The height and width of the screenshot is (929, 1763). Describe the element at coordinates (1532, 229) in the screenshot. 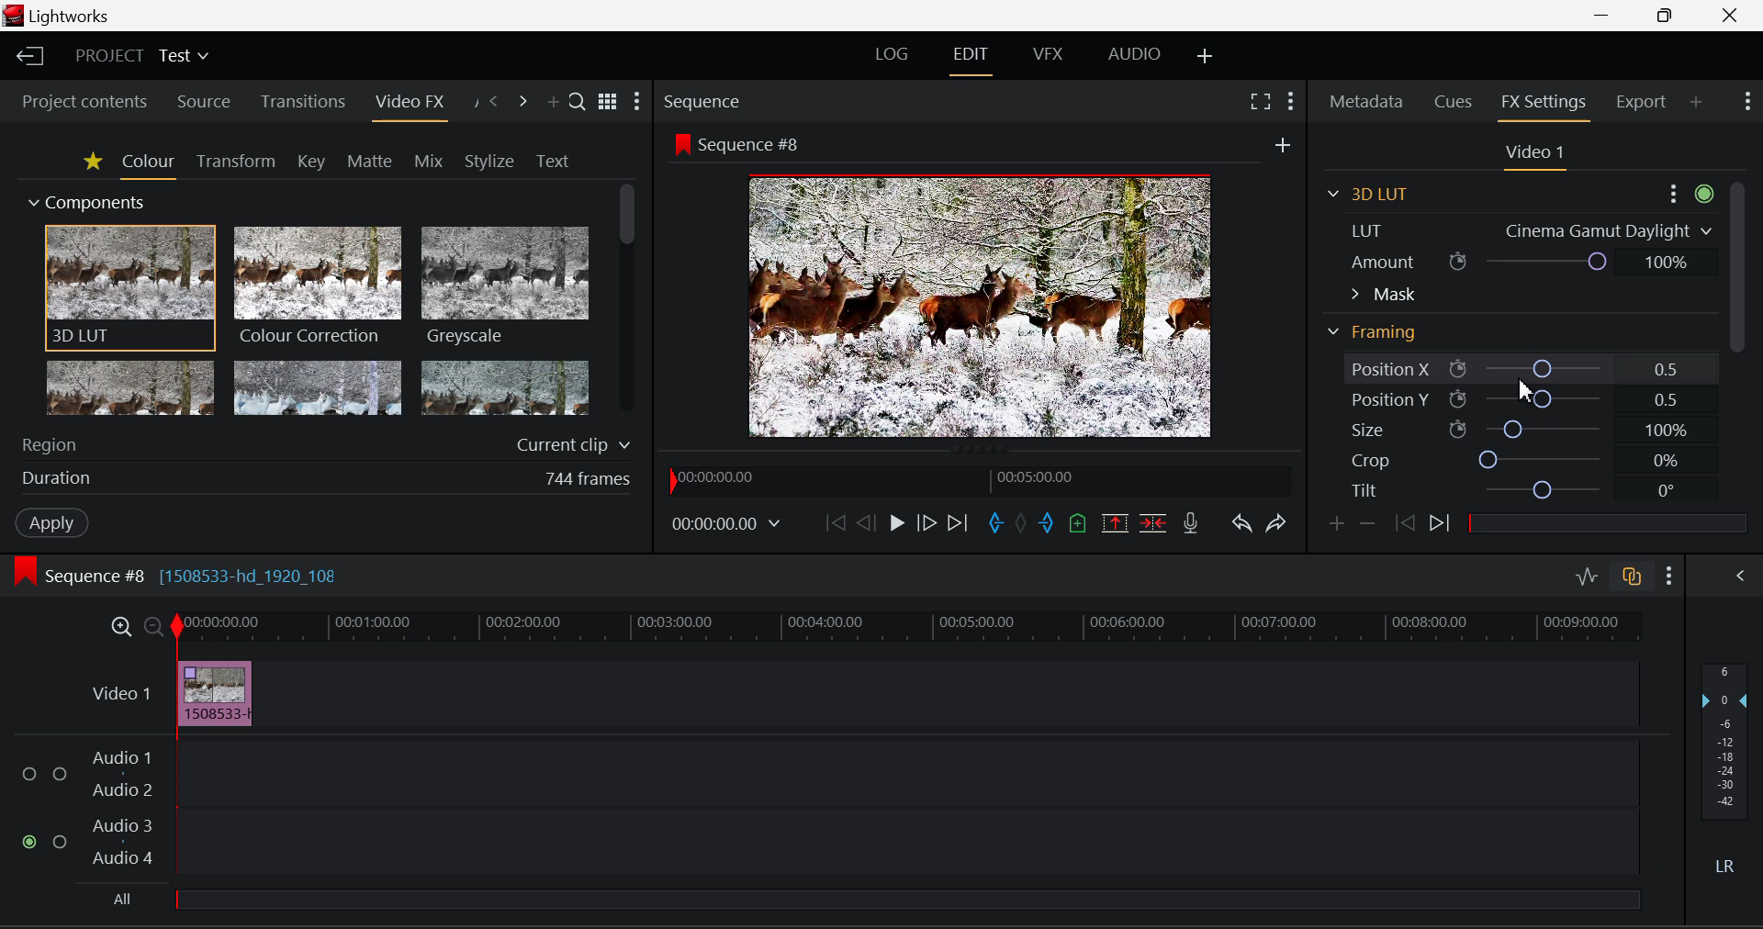

I see `Effect Selected` at that location.